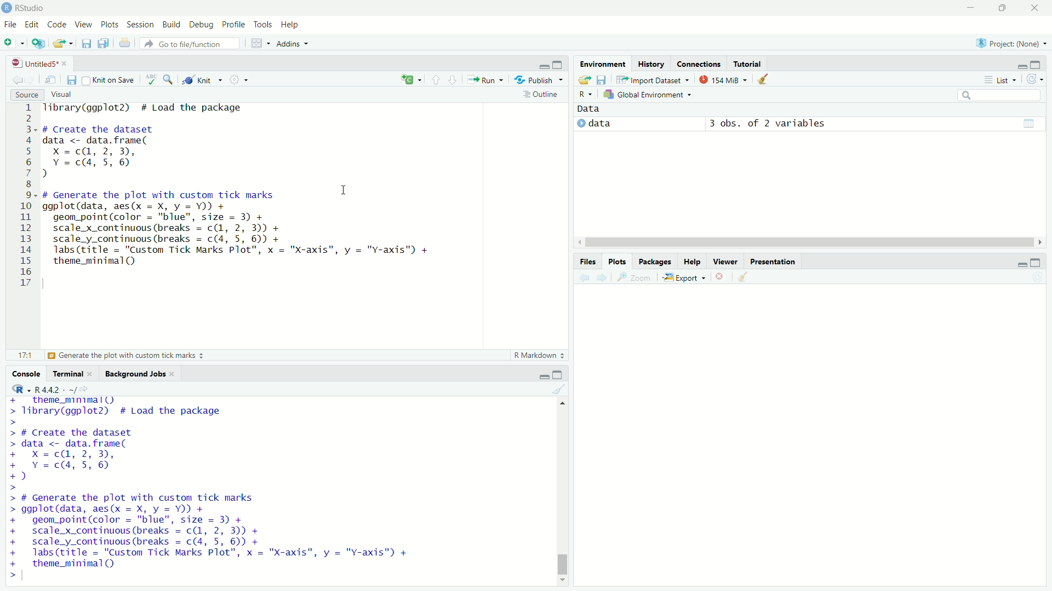  I want to click on print the current file, so click(122, 43).